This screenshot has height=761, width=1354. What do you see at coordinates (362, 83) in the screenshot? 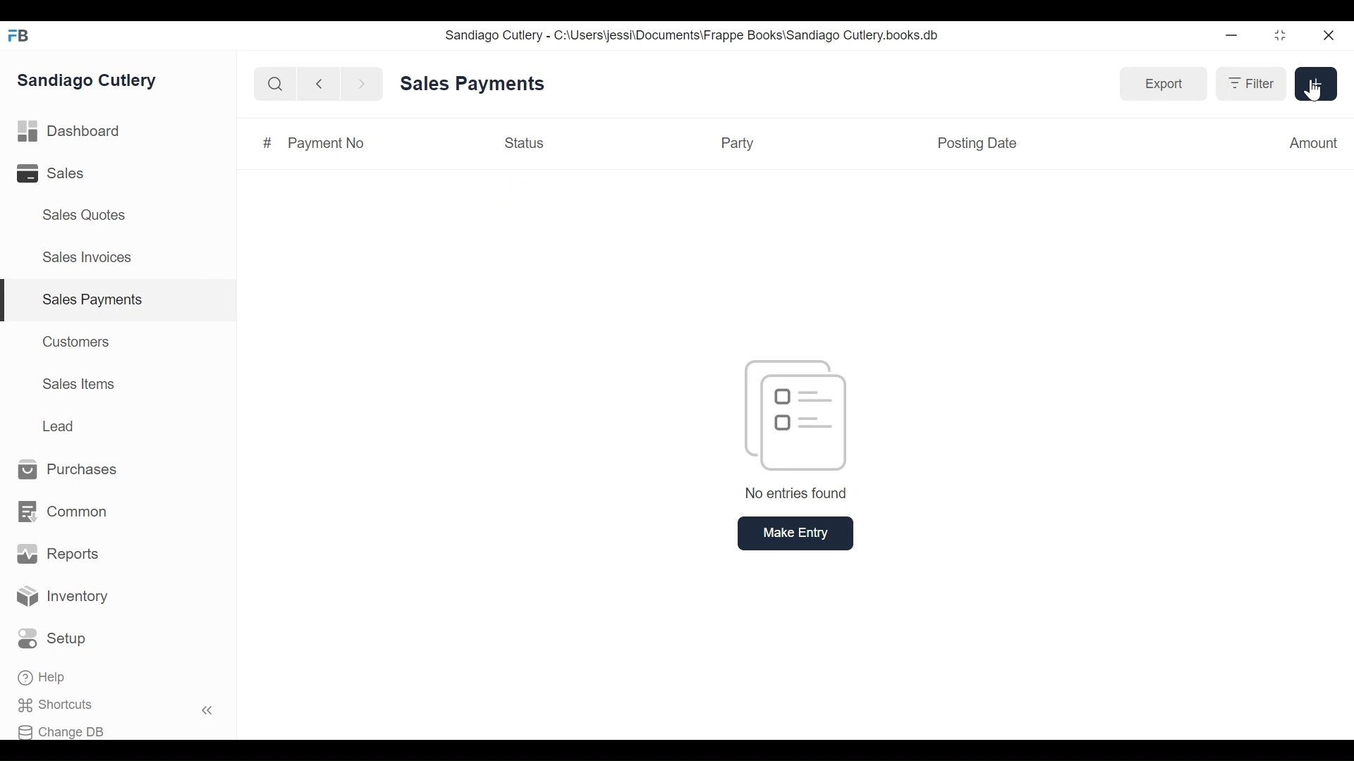
I see `Navigate forward` at bounding box center [362, 83].